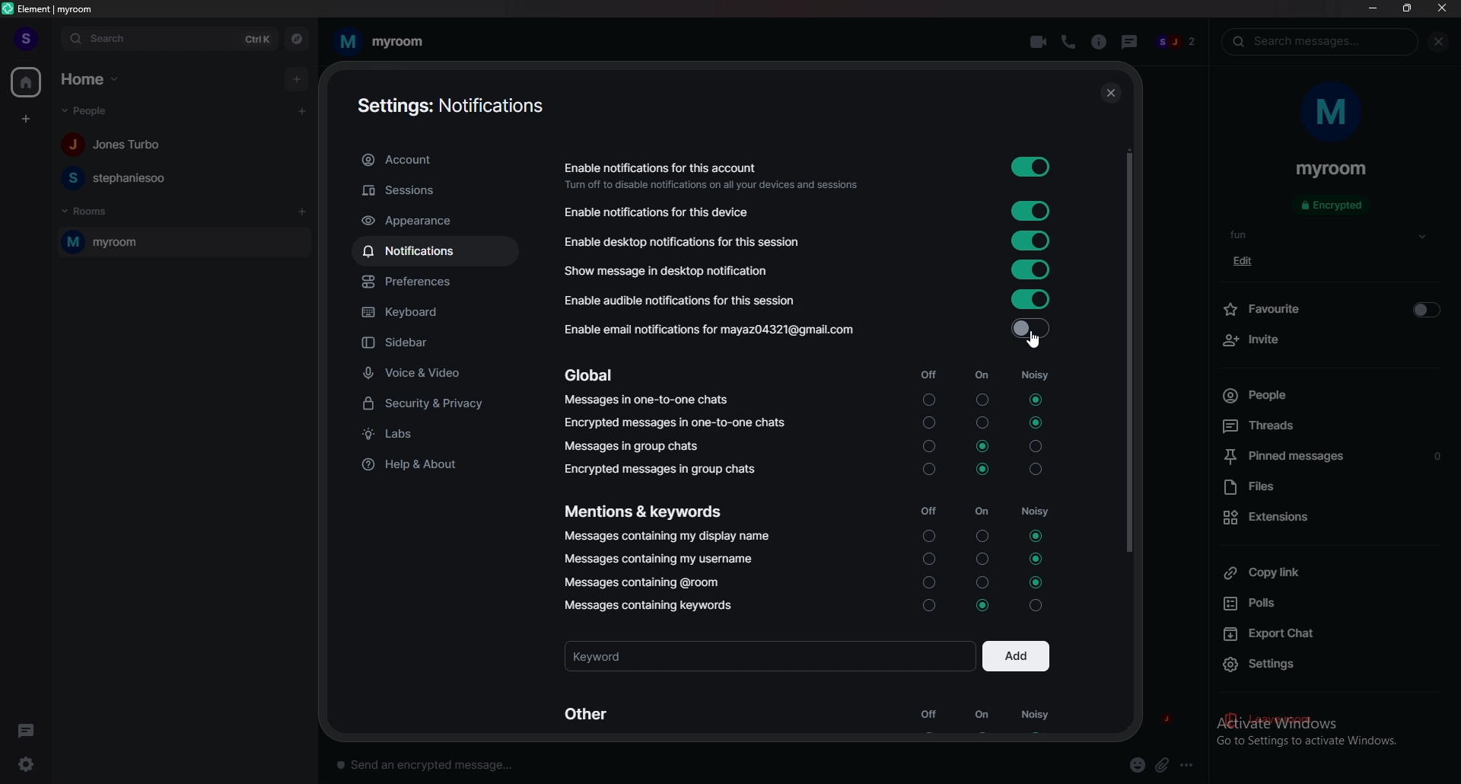 This screenshot has height=784, width=1461. I want to click on enable email notifications, so click(804, 327).